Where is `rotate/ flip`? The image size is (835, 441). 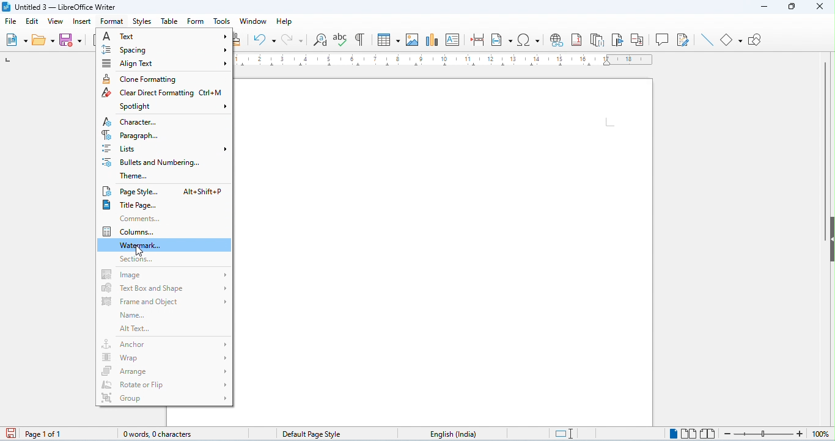
rotate/ flip is located at coordinates (164, 385).